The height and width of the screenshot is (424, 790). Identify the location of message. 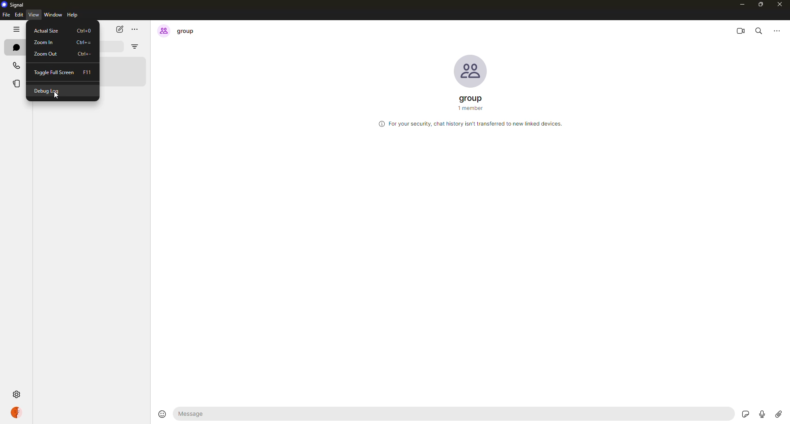
(226, 413).